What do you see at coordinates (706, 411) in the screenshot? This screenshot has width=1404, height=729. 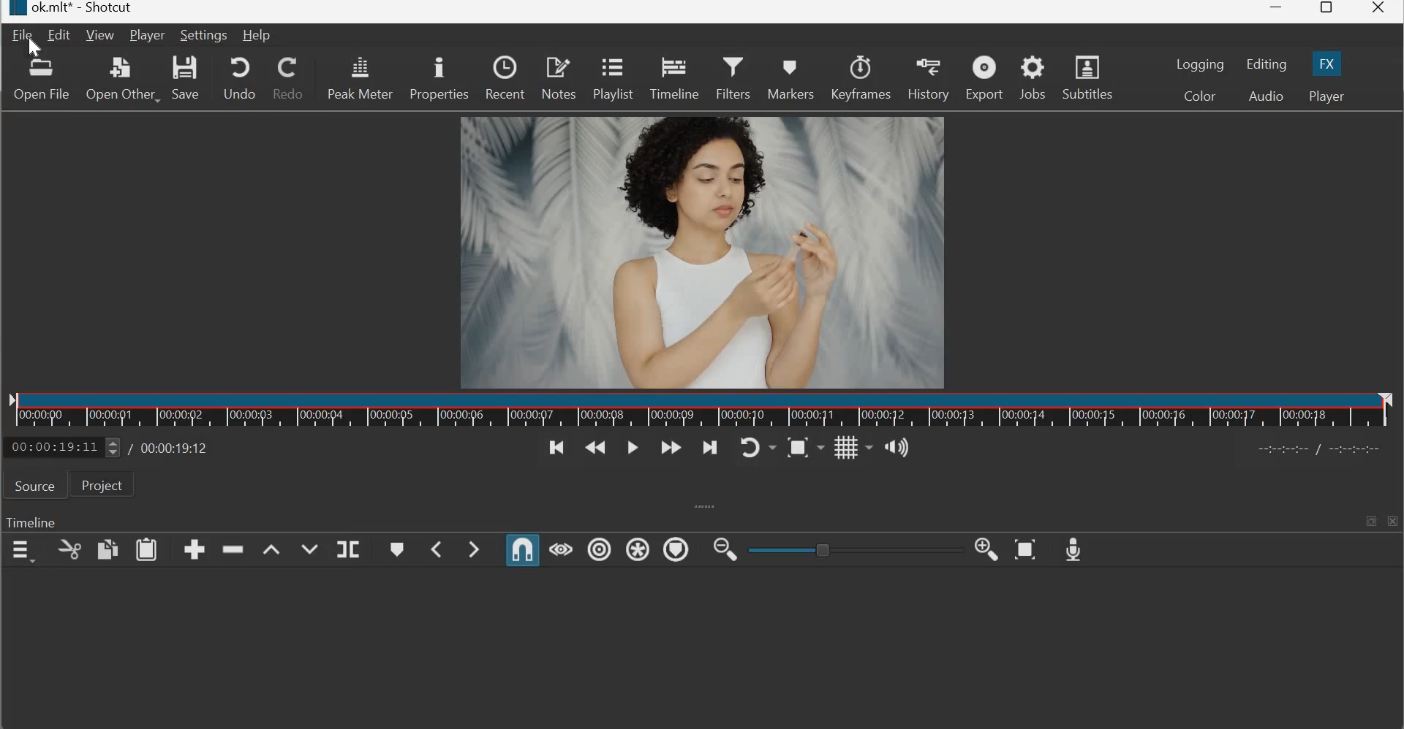 I see `Timeline` at bounding box center [706, 411].